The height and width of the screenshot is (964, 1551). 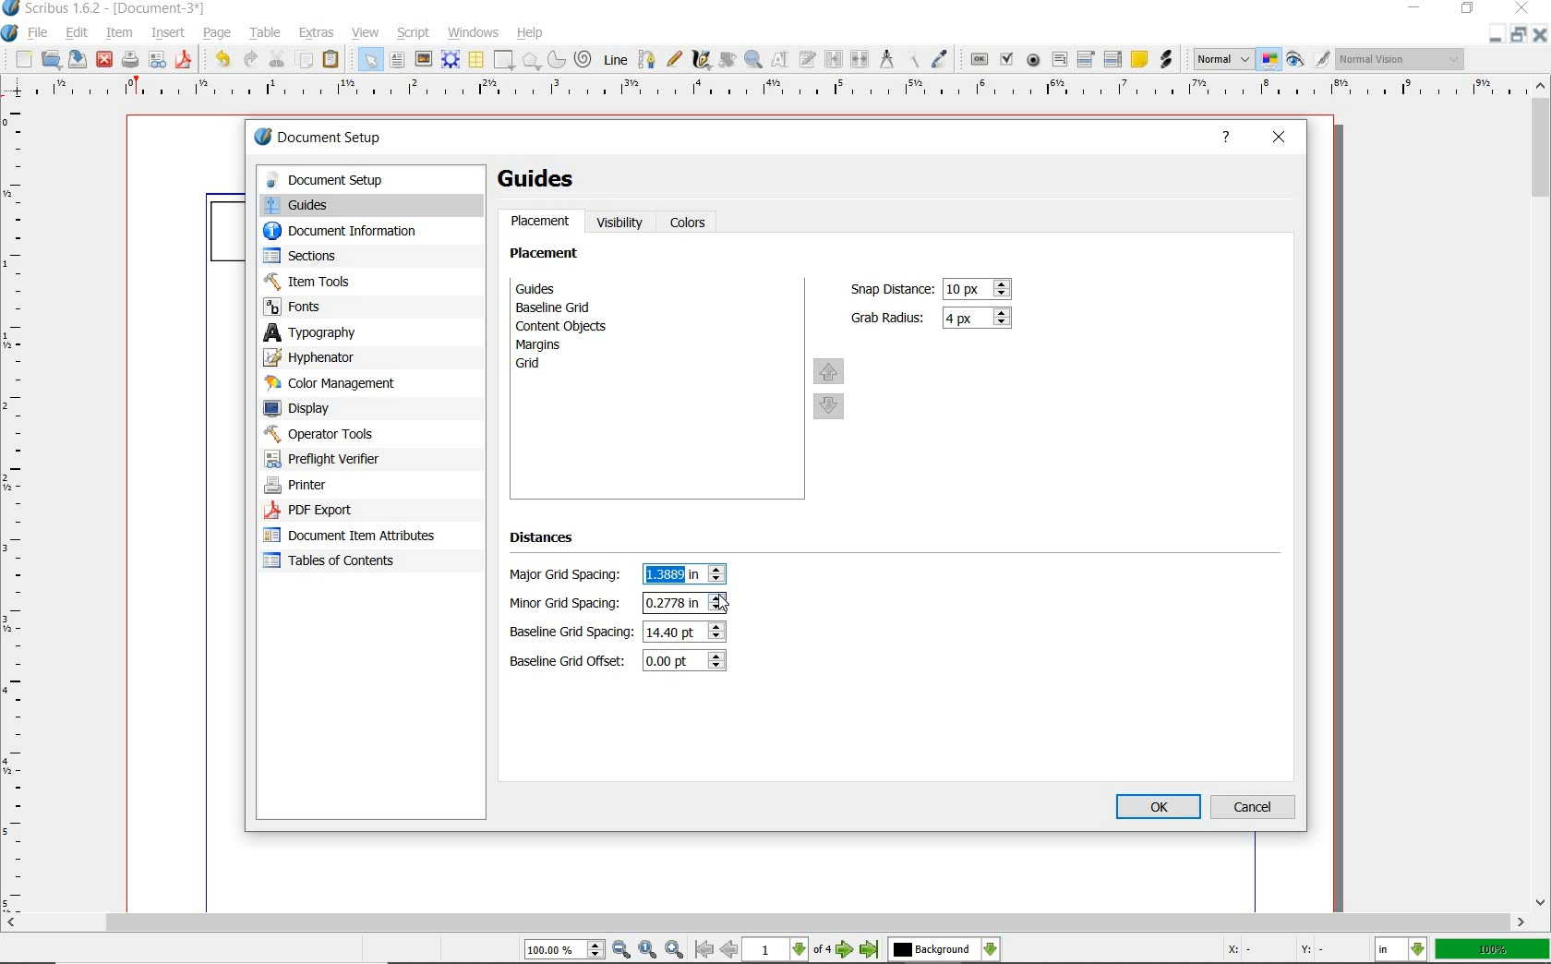 What do you see at coordinates (1403, 950) in the screenshot?
I see `select the current unit` at bounding box center [1403, 950].